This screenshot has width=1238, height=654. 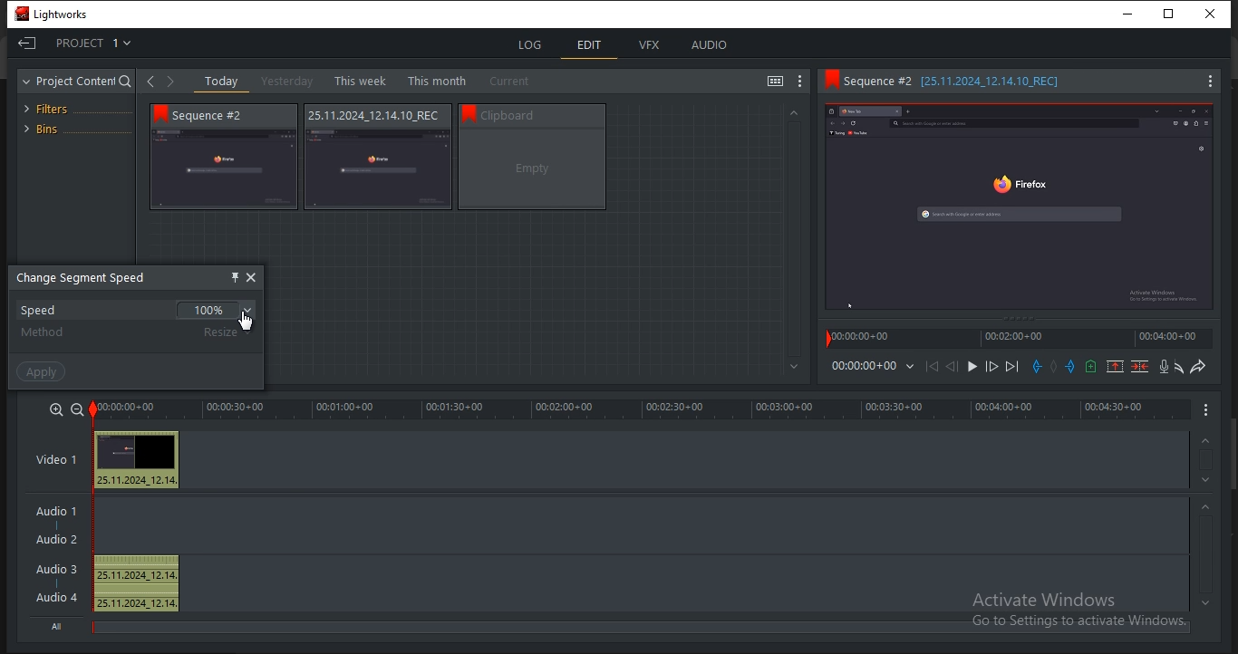 What do you see at coordinates (380, 169) in the screenshot?
I see `video thumbnail` at bounding box center [380, 169].